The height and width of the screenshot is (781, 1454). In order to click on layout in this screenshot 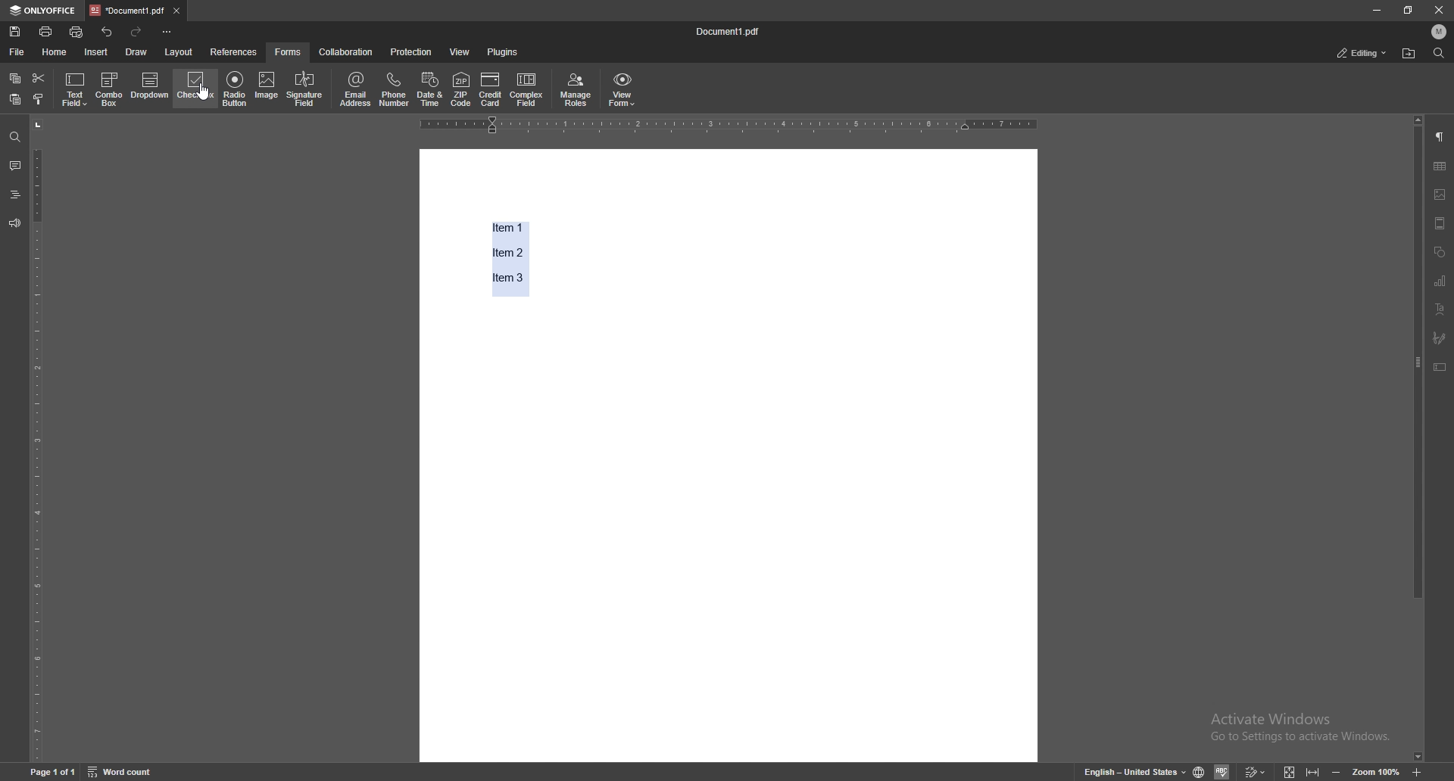, I will do `click(179, 52)`.